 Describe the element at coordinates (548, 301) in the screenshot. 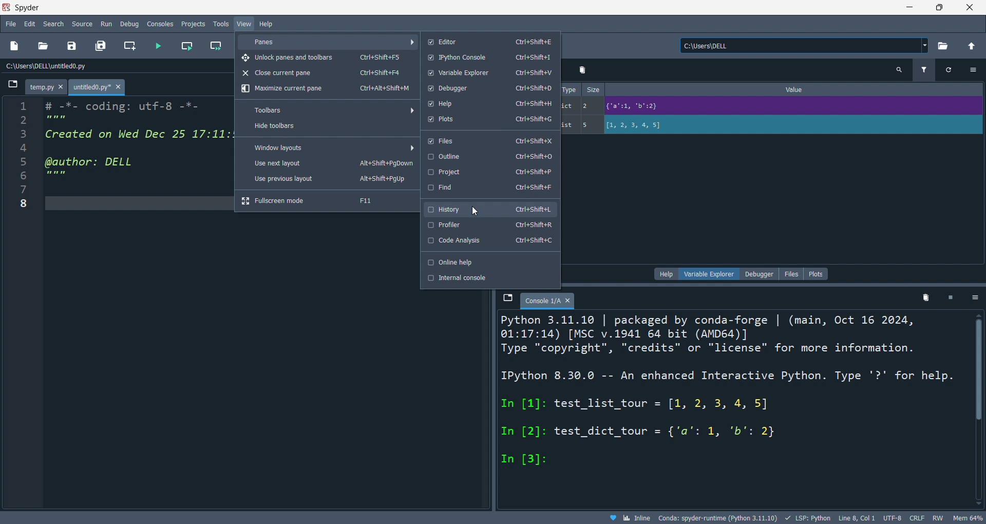

I see `tab` at that location.